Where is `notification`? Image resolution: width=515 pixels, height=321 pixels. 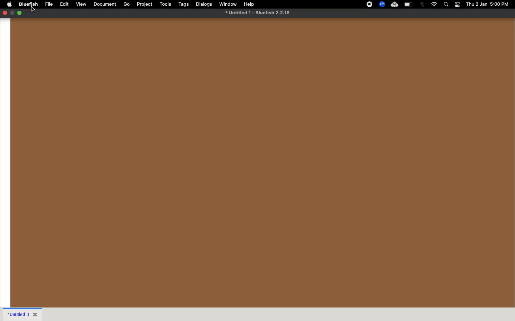 notification is located at coordinates (457, 4).